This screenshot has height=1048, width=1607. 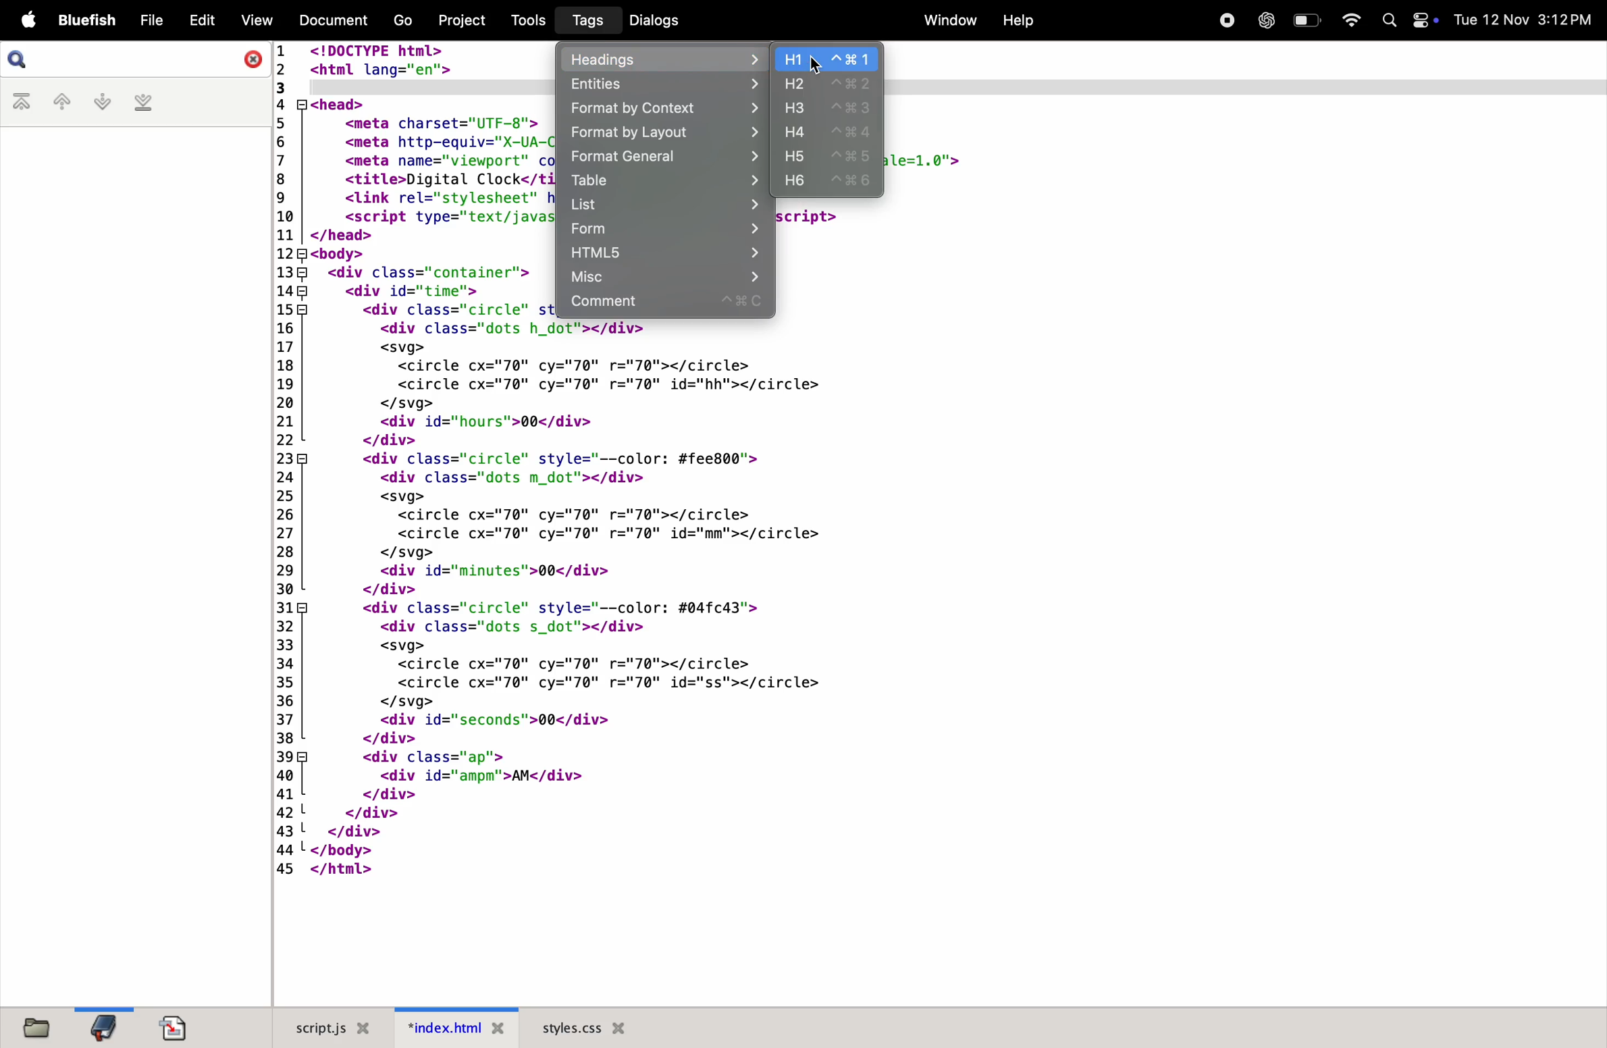 What do you see at coordinates (400, 22) in the screenshot?
I see `go` at bounding box center [400, 22].